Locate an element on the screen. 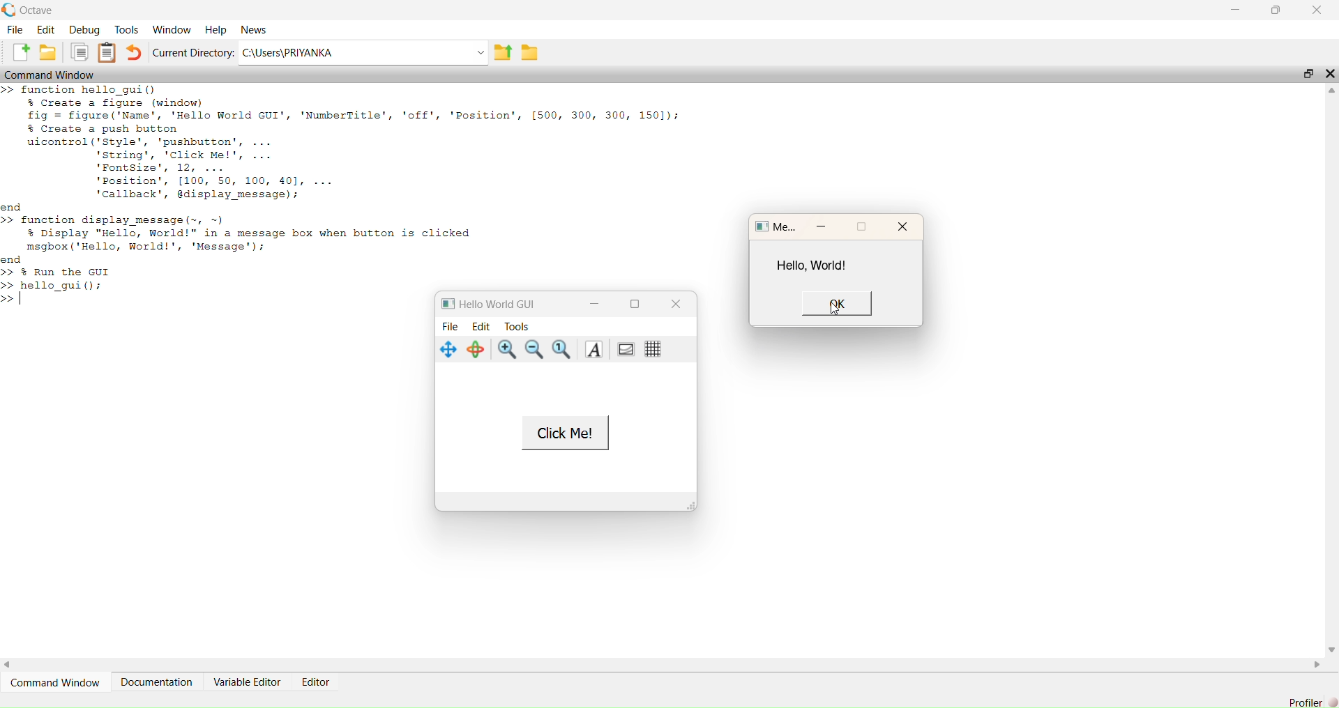 The width and height of the screenshot is (1339, 708). Documentation is located at coordinates (157, 681).